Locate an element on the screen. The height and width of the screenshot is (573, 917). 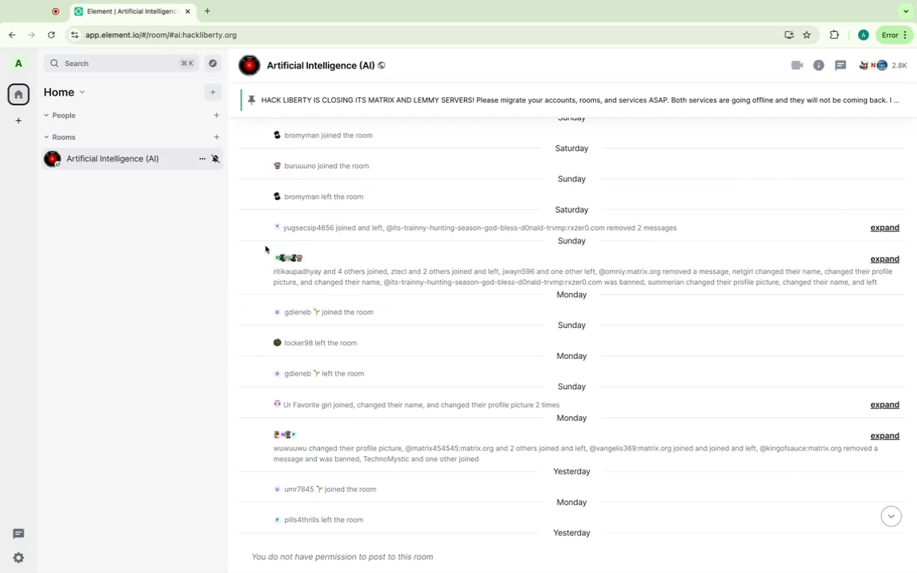
Match default setting is located at coordinates (316, 197).